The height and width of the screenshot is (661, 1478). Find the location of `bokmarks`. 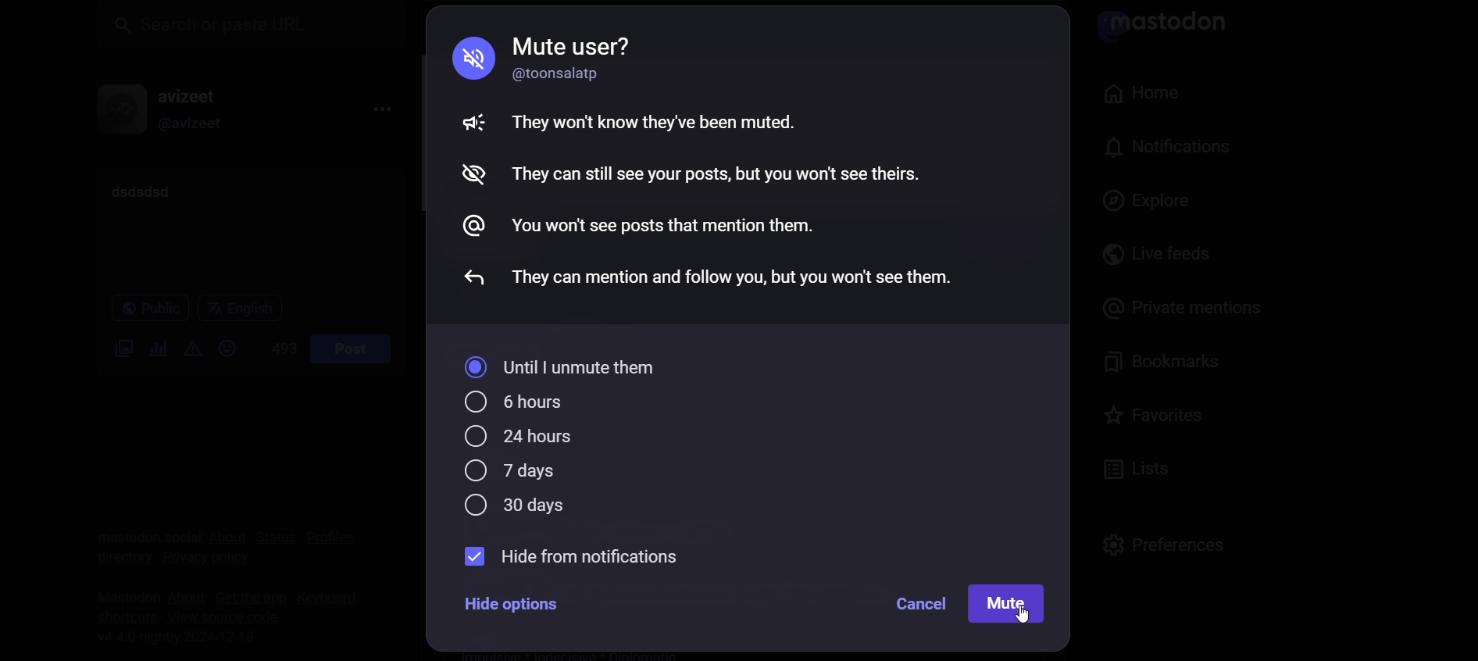

bokmarks is located at coordinates (1169, 370).